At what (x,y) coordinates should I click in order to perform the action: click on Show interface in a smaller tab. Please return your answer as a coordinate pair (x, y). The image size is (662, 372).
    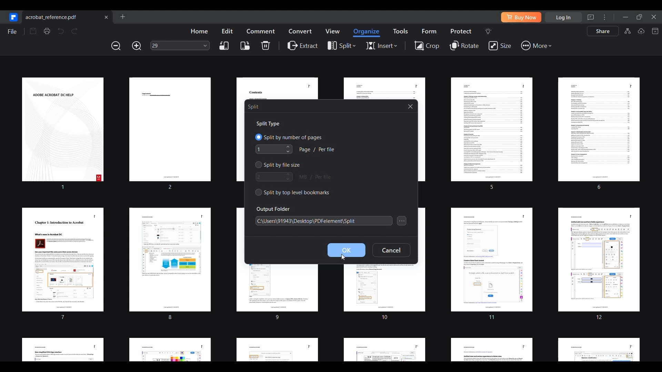
    Looking at the image, I should click on (639, 17).